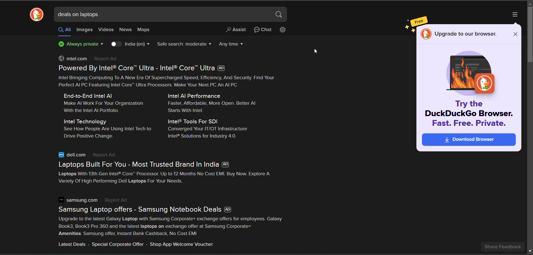  Describe the element at coordinates (171, 82) in the screenshot. I see `Intel Bringing Computing To A New Era Of Supercharged Speed, Efficiency, And Security. Find Your
Perfect Al PC Featuring Intel Core™ Ultra Processors. Make Your Next PC An Al PC` at that location.